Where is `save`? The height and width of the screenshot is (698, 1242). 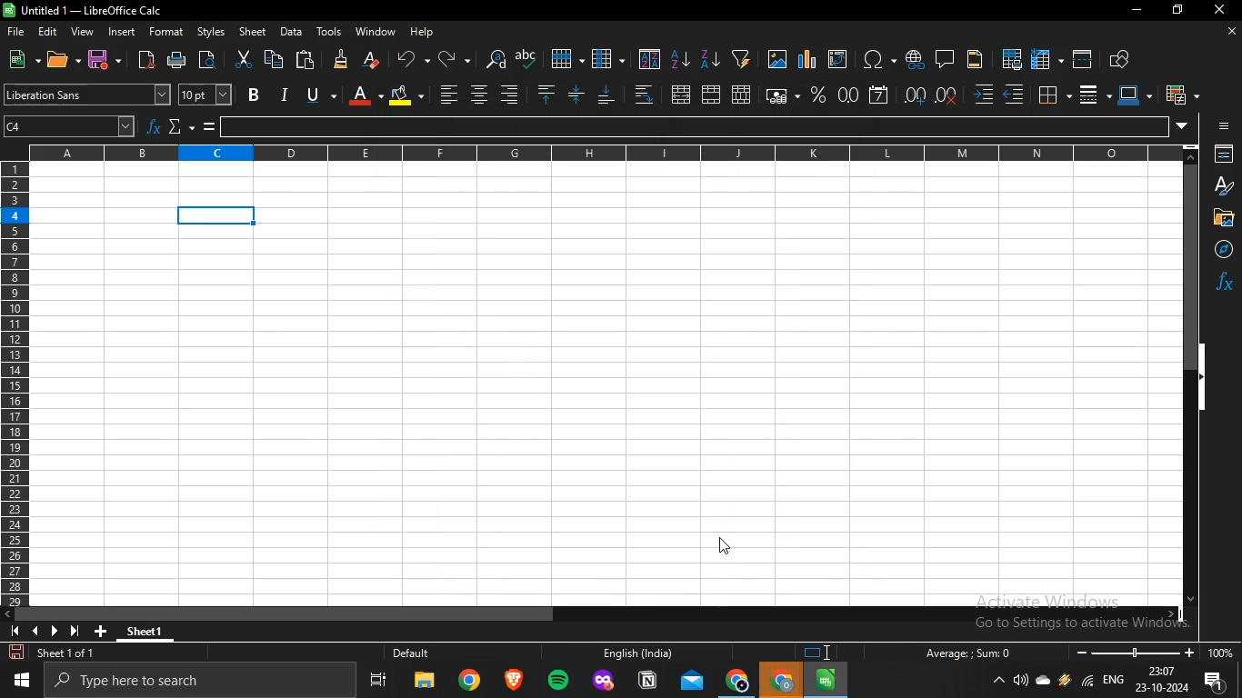 save is located at coordinates (100, 58).